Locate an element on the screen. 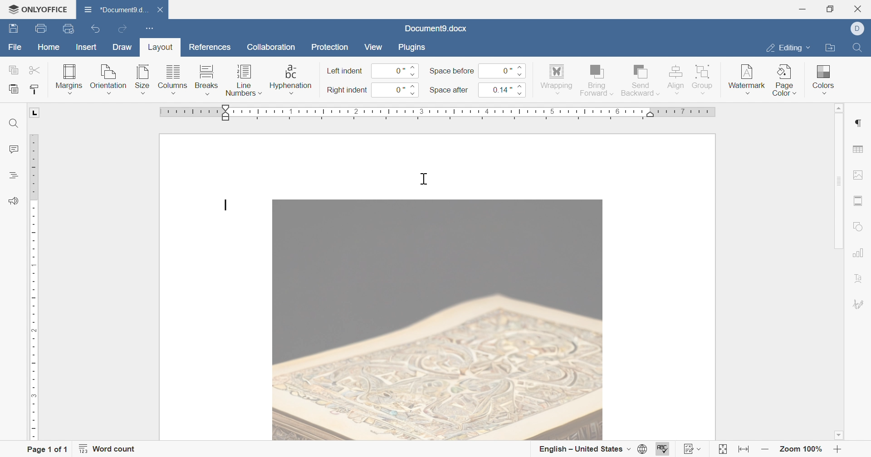 The image size is (871, 457). align is located at coordinates (675, 78).